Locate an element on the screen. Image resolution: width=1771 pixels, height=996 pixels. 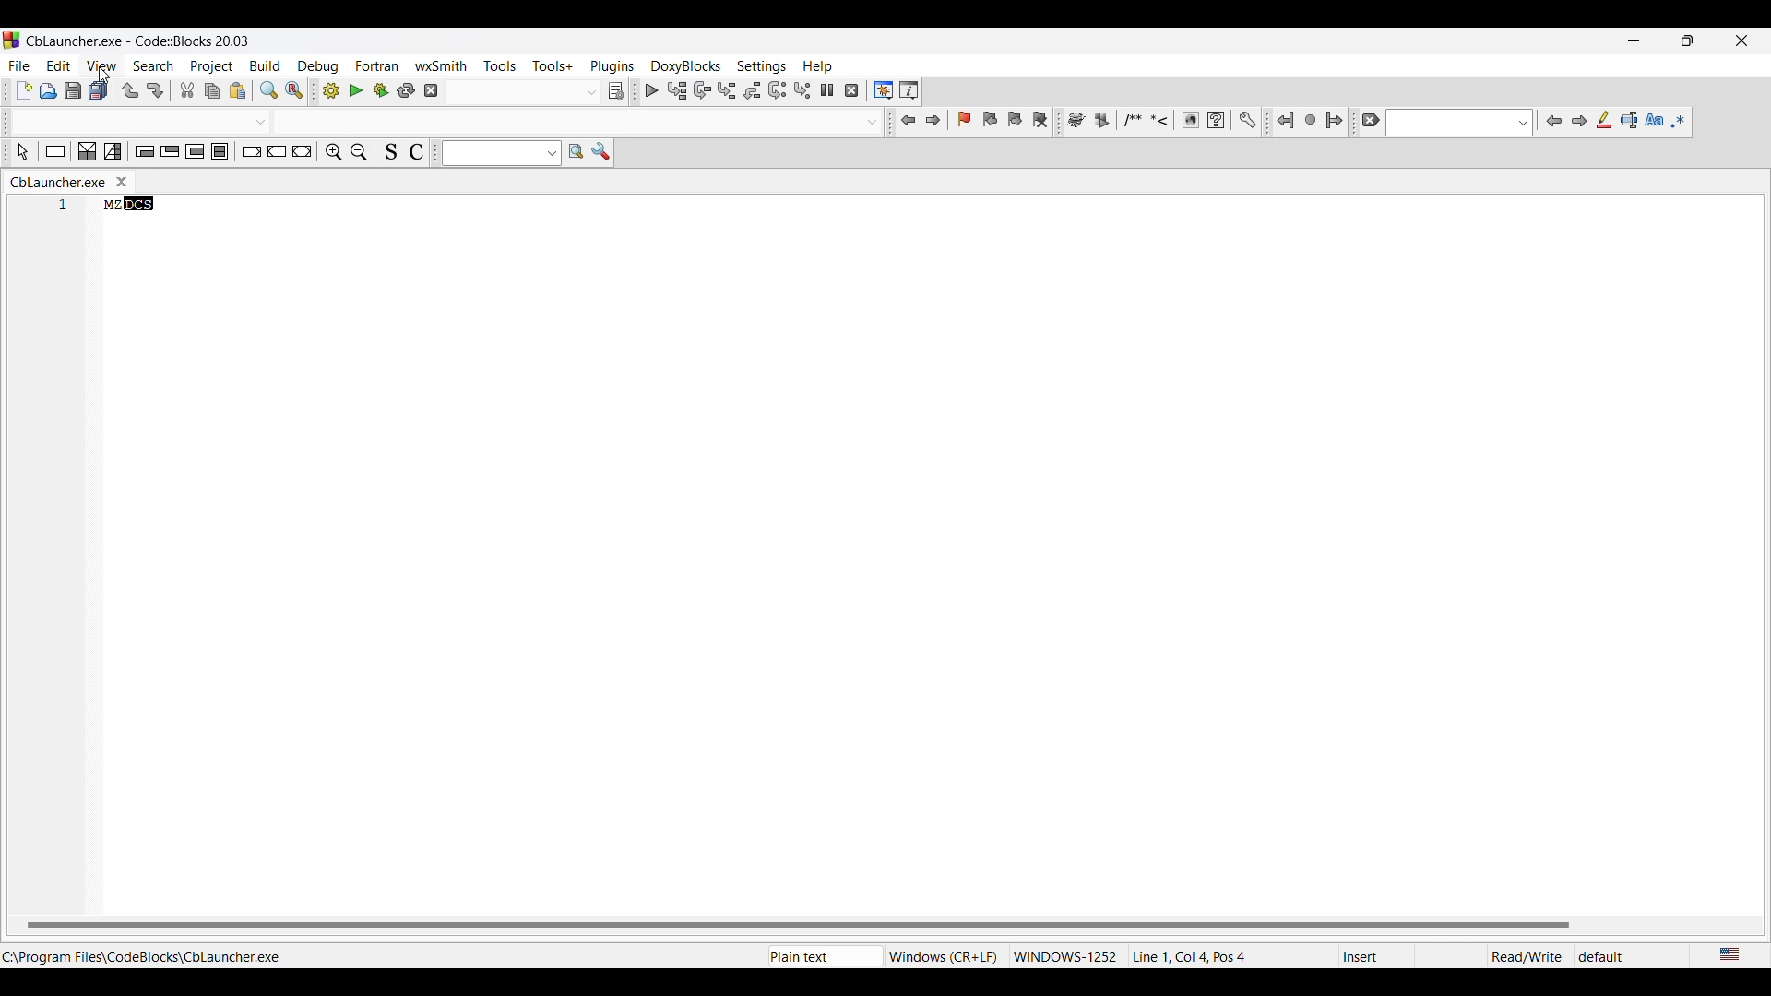
Match case  is located at coordinates (1655, 119).